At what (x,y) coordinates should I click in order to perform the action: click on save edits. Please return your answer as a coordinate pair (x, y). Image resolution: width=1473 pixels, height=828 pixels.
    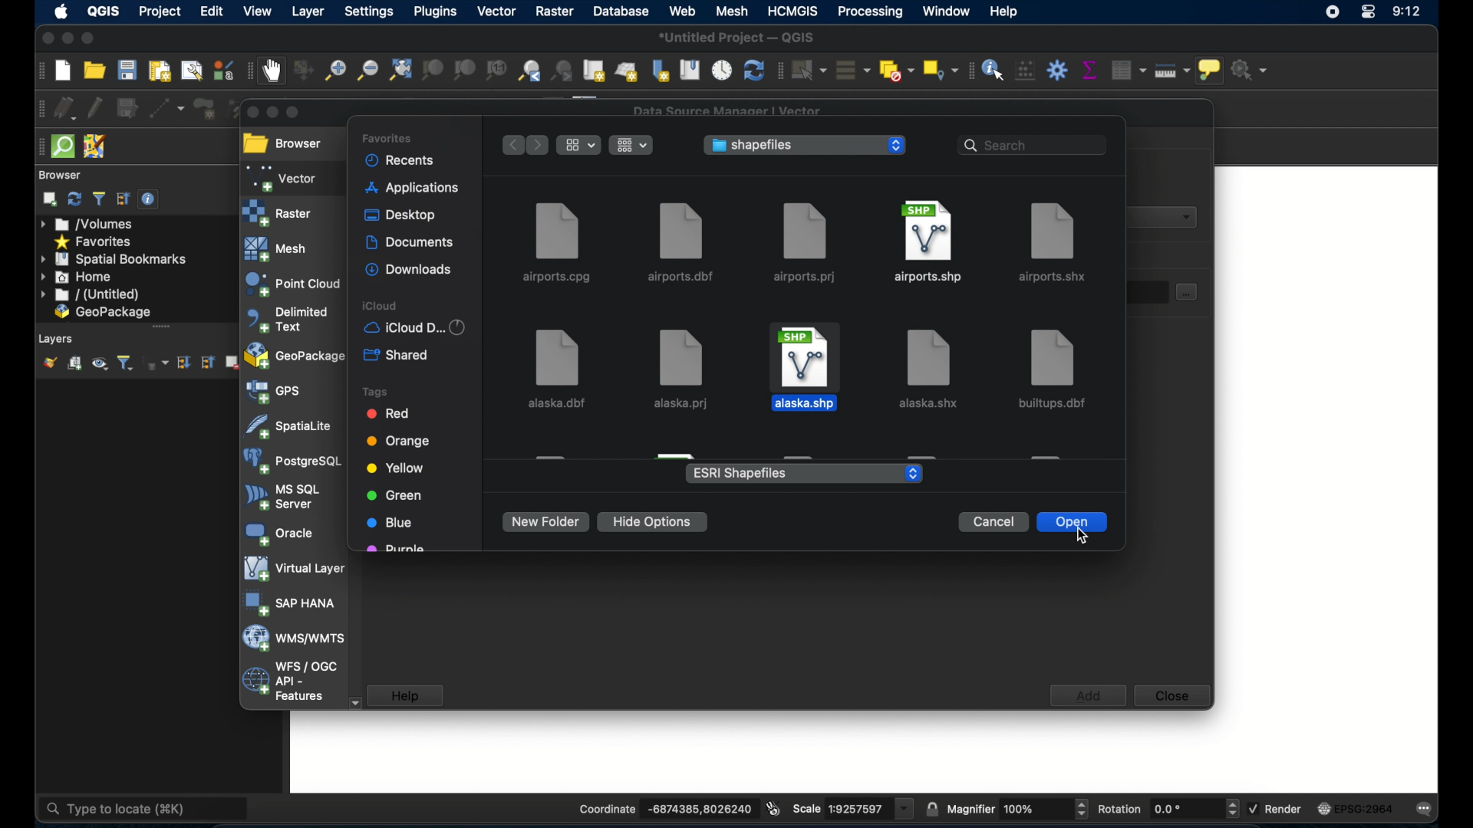
    Looking at the image, I should click on (127, 108).